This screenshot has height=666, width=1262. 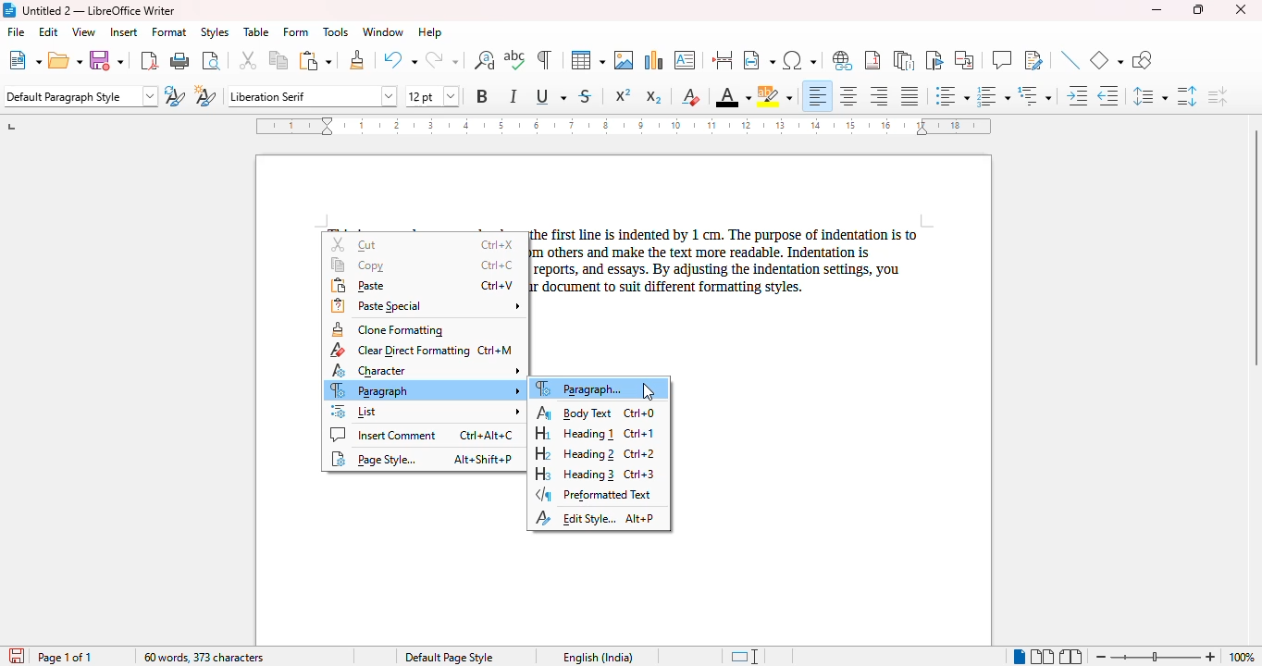 I want to click on find and replace, so click(x=484, y=59).